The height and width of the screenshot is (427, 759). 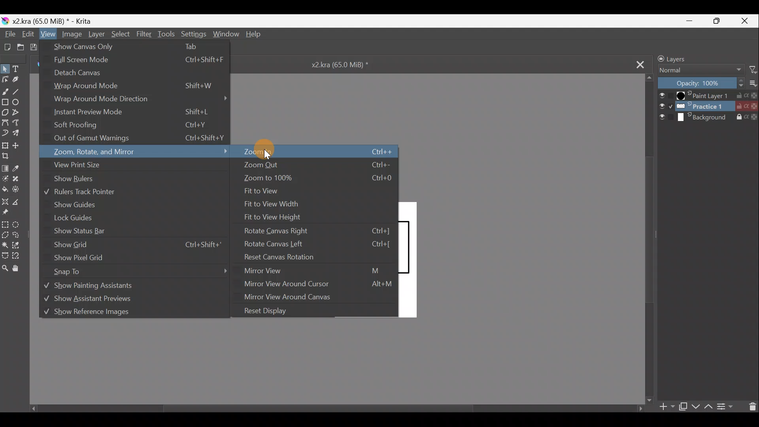 I want to click on Window, so click(x=224, y=35).